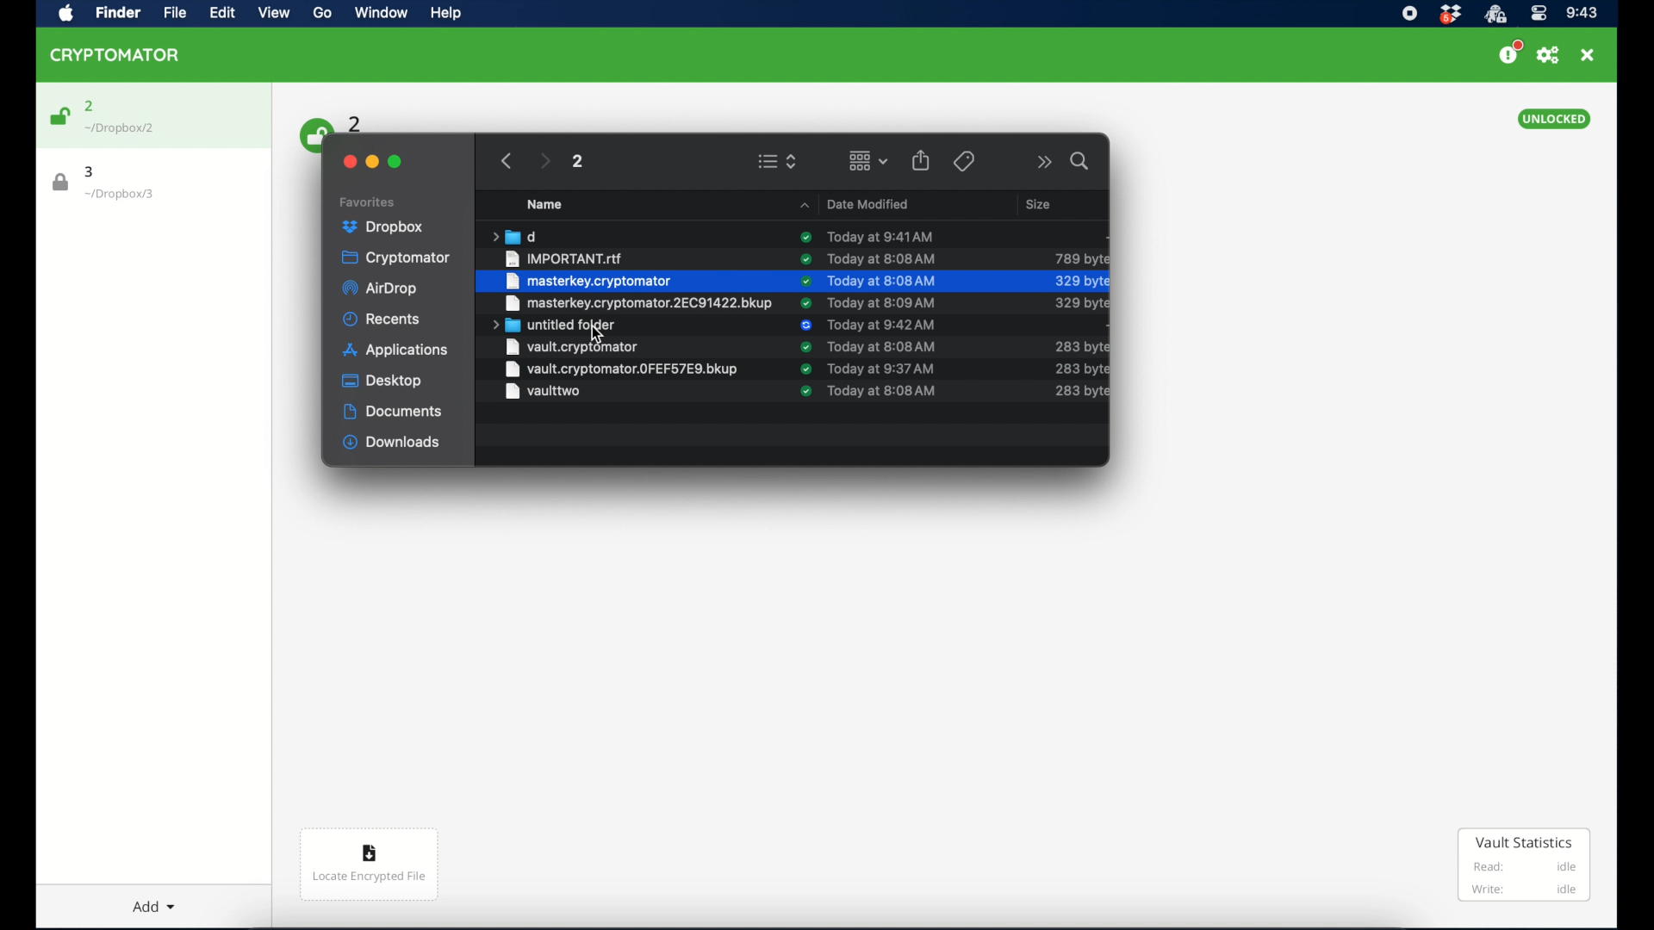  I want to click on tags, so click(963, 161).